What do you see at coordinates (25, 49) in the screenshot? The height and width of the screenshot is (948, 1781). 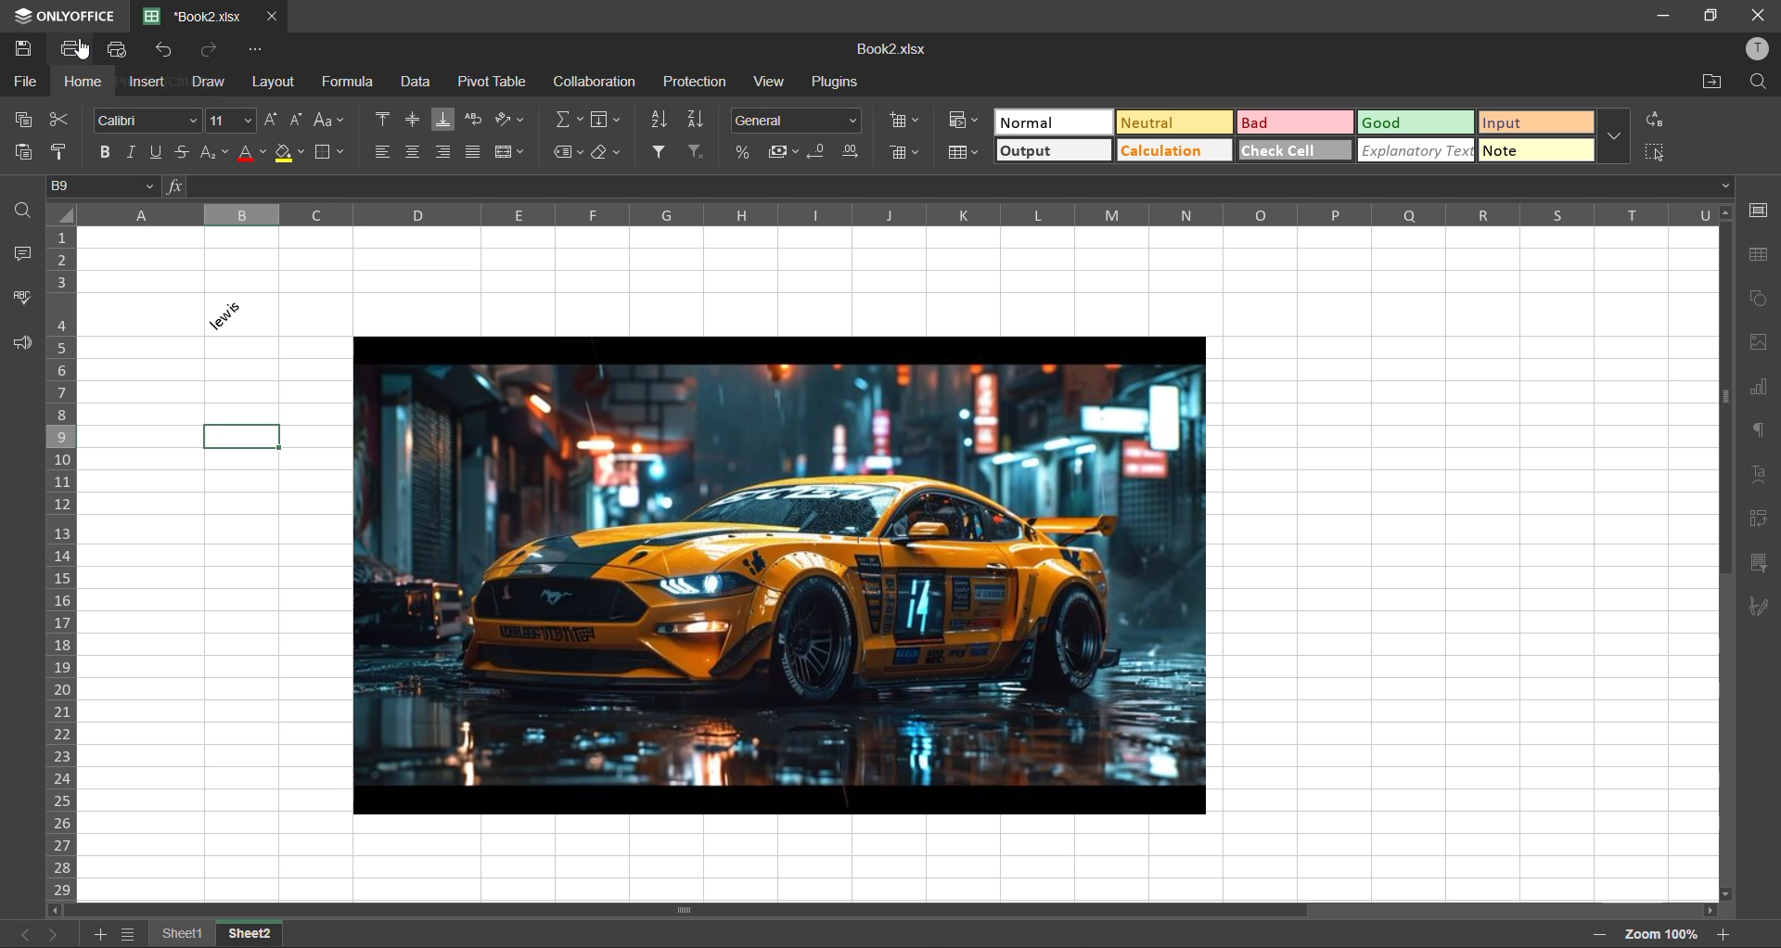 I see `save` at bounding box center [25, 49].